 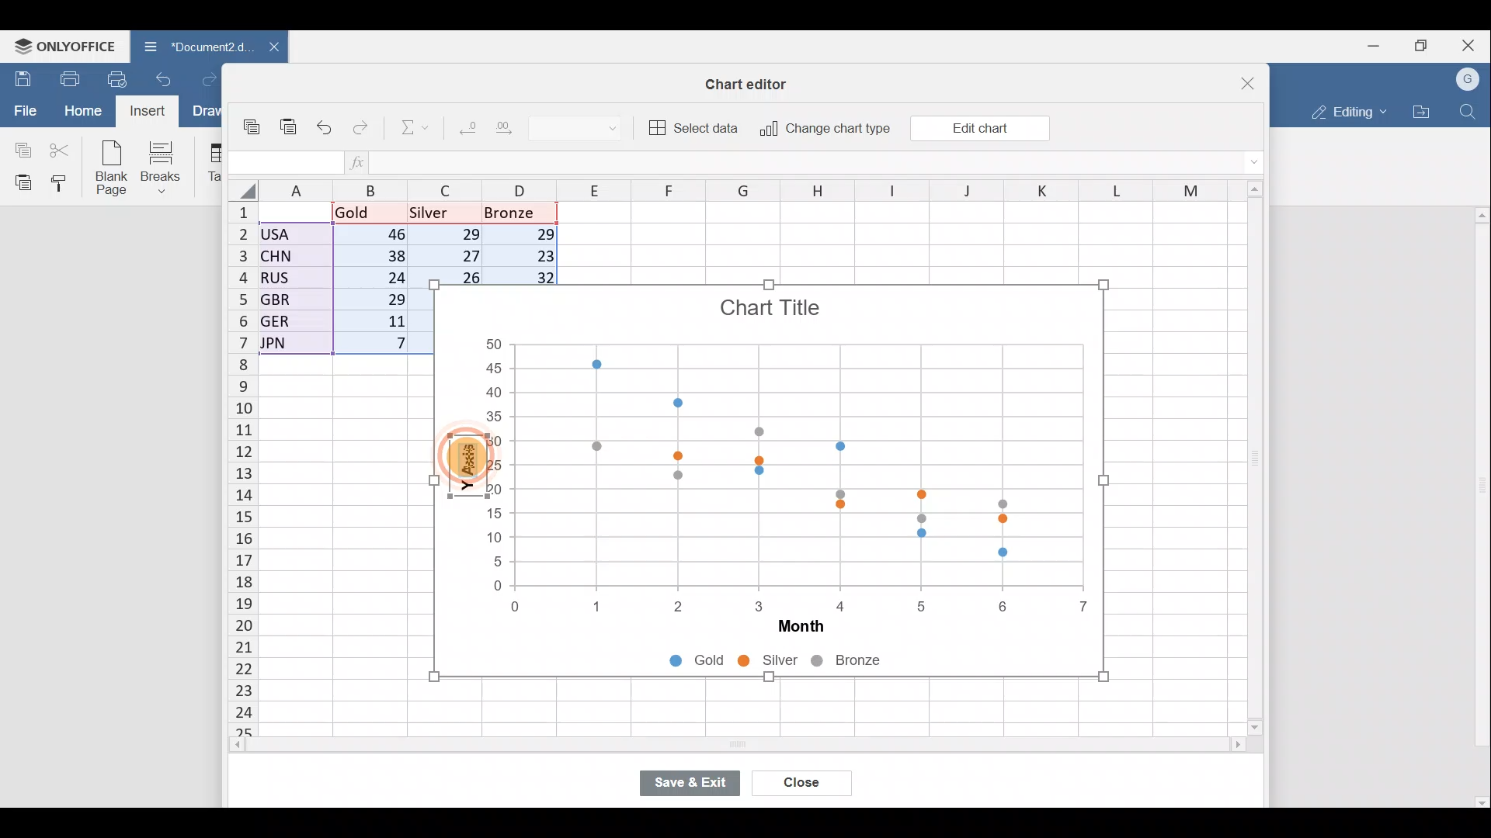 What do you see at coordinates (64, 149) in the screenshot?
I see `Cut` at bounding box center [64, 149].